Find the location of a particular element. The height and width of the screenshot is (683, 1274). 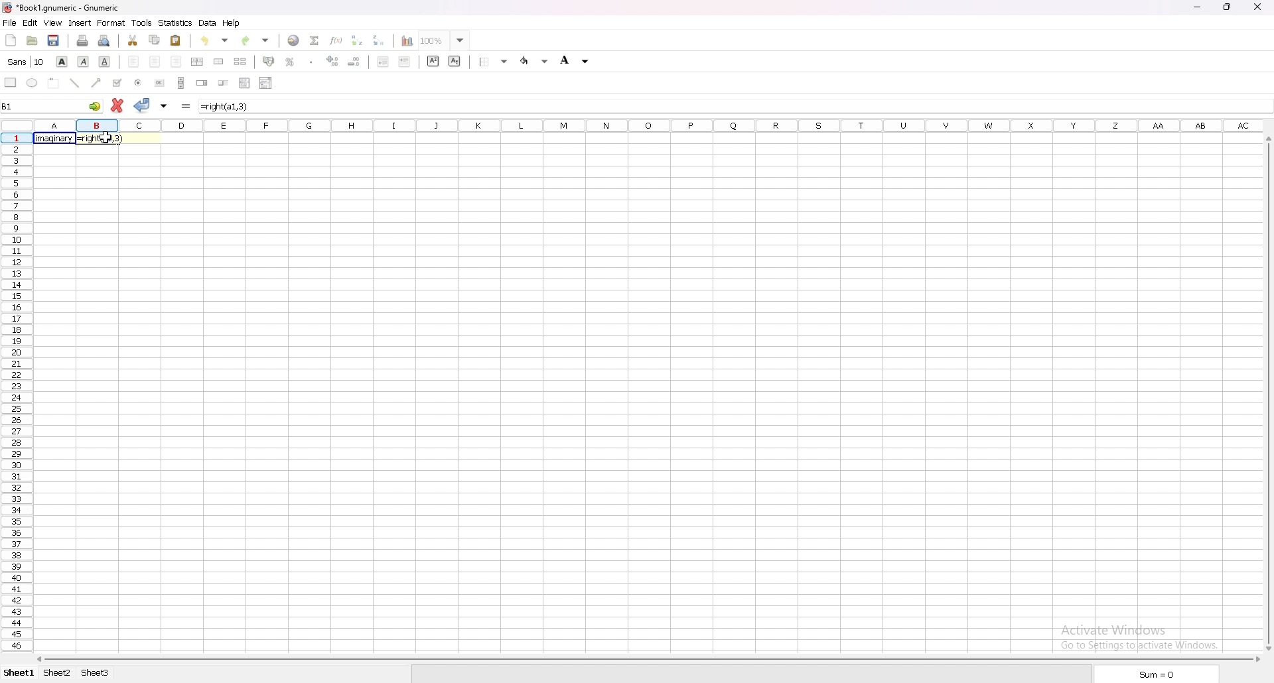

decrease decimals is located at coordinates (354, 61).